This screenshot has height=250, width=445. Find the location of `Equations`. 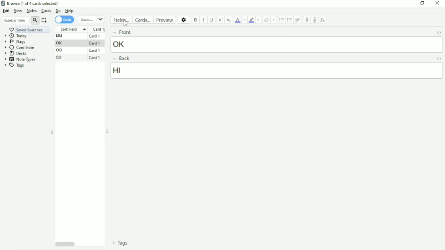

Equations is located at coordinates (323, 20).